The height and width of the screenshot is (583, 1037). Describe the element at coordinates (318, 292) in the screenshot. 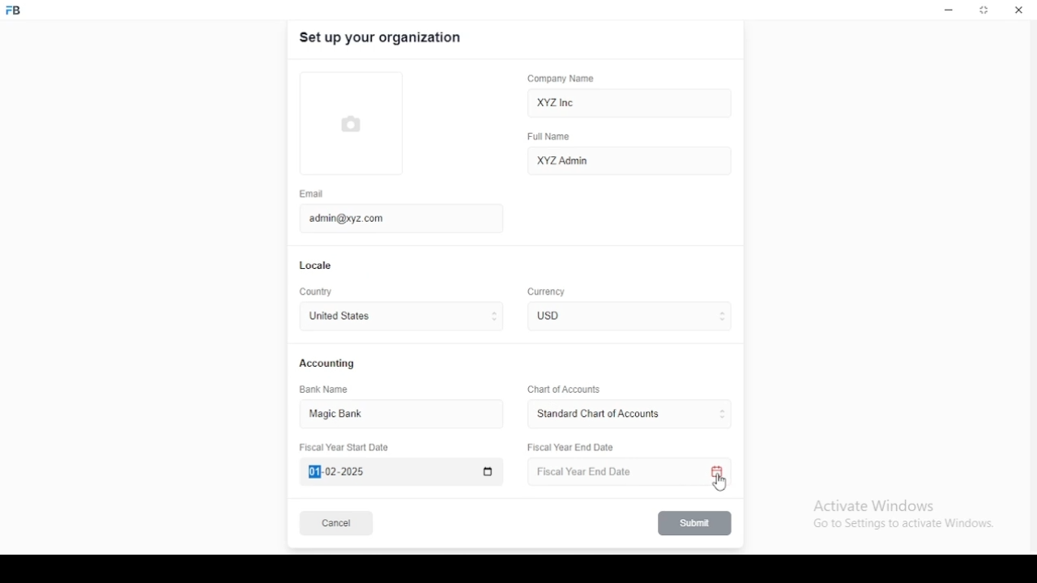

I see `country` at that location.